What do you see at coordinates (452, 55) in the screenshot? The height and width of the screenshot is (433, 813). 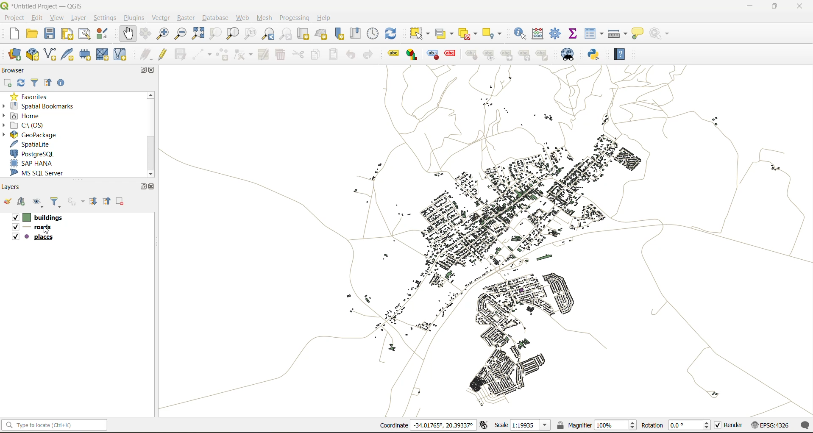 I see `toggle display of unplaced labels` at bounding box center [452, 55].